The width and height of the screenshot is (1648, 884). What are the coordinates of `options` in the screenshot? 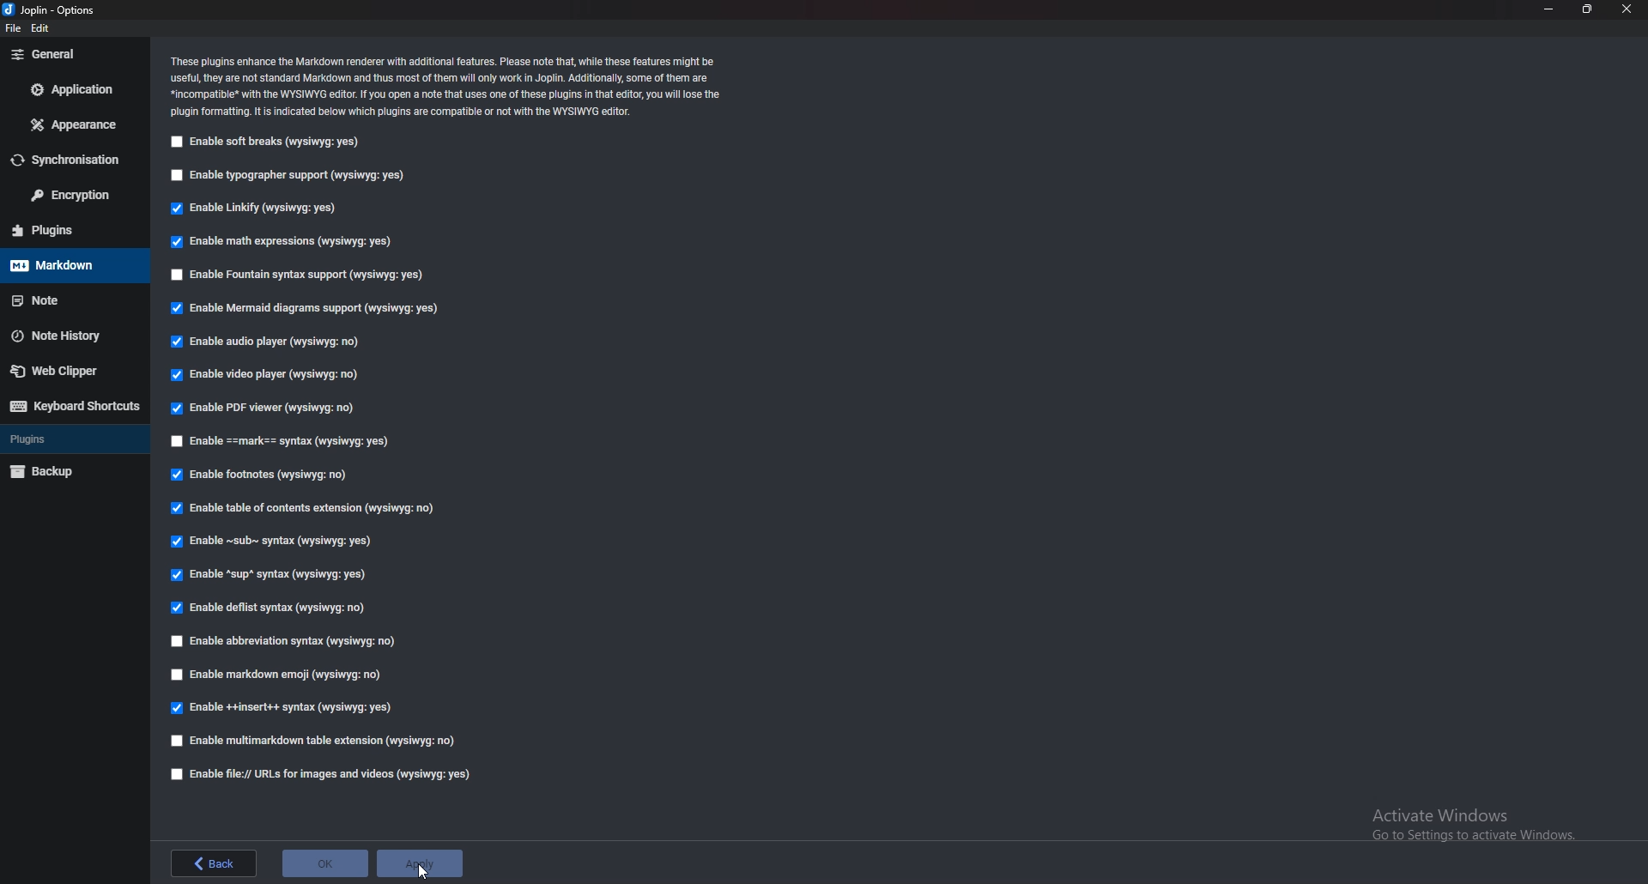 It's located at (53, 11).